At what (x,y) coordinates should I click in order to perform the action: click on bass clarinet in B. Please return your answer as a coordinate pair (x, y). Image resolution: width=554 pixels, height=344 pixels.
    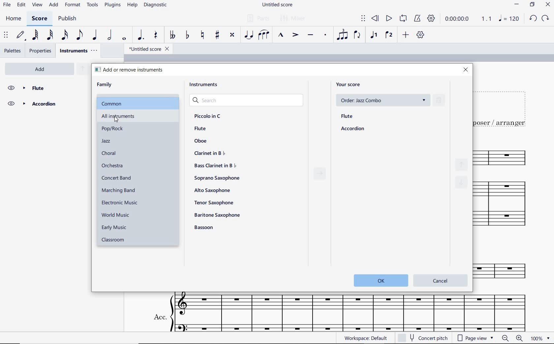
    Looking at the image, I should click on (214, 166).